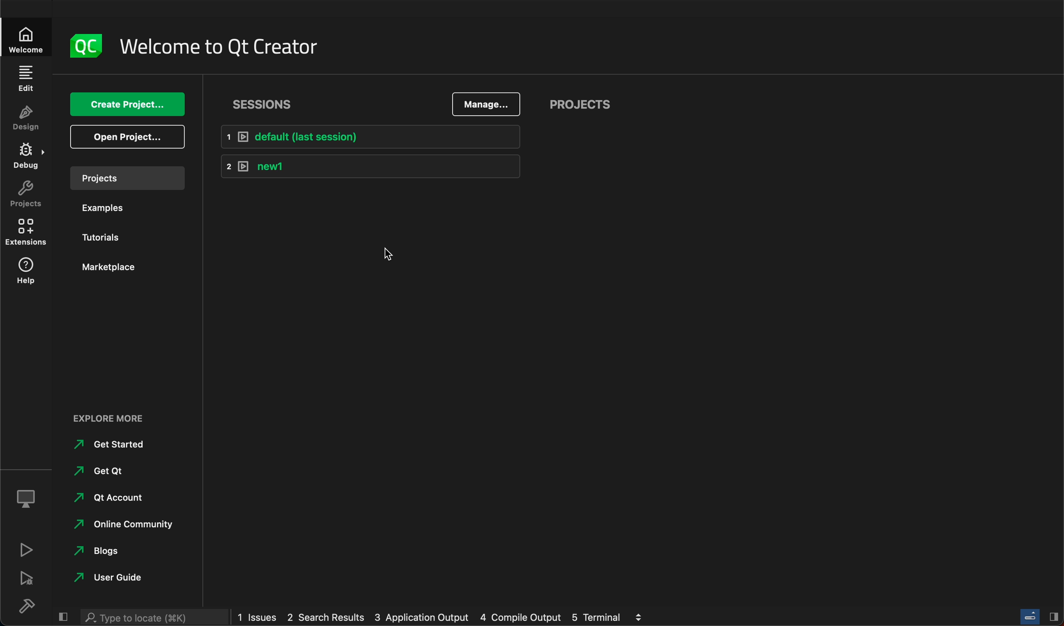 This screenshot has width=1064, height=626. Describe the element at coordinates (127, 176) in the screenshot. I see `project` at that location.